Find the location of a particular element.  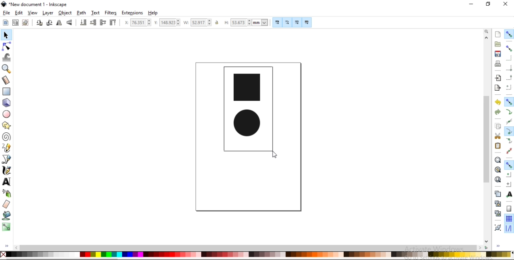

open a existing document is located at coordinates (498, 44).